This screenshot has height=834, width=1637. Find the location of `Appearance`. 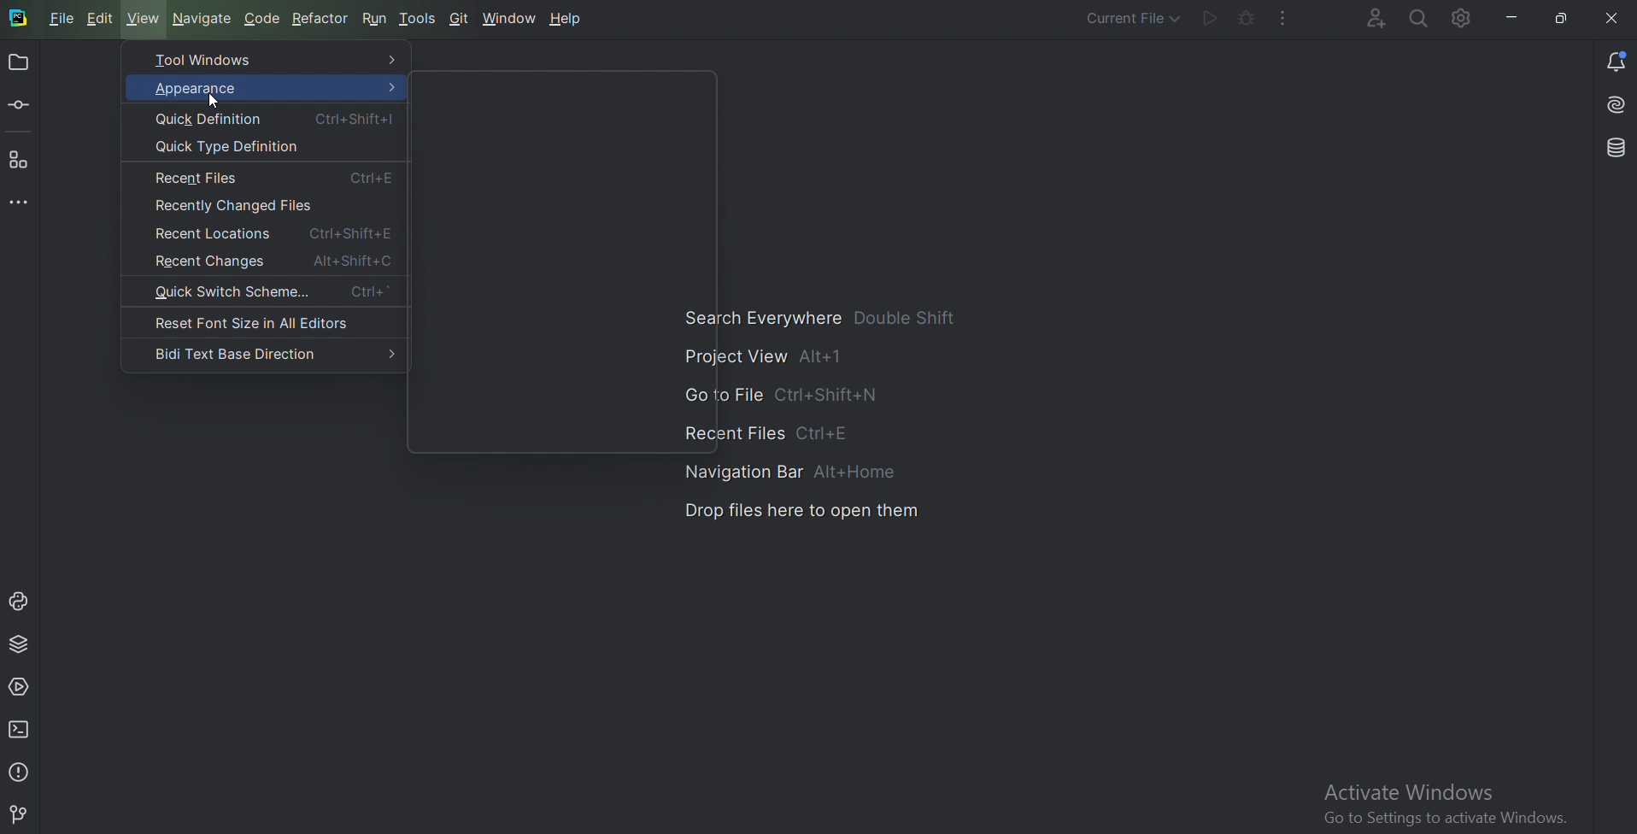

Appearance is located at coordinates (267, 87).